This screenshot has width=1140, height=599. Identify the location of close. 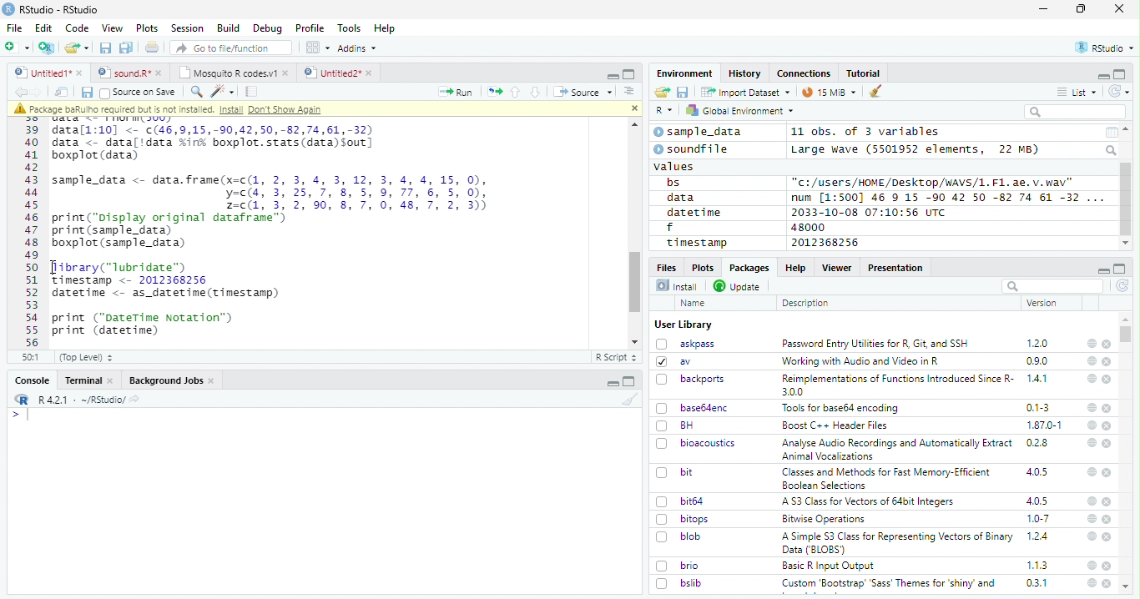
(632, 107).